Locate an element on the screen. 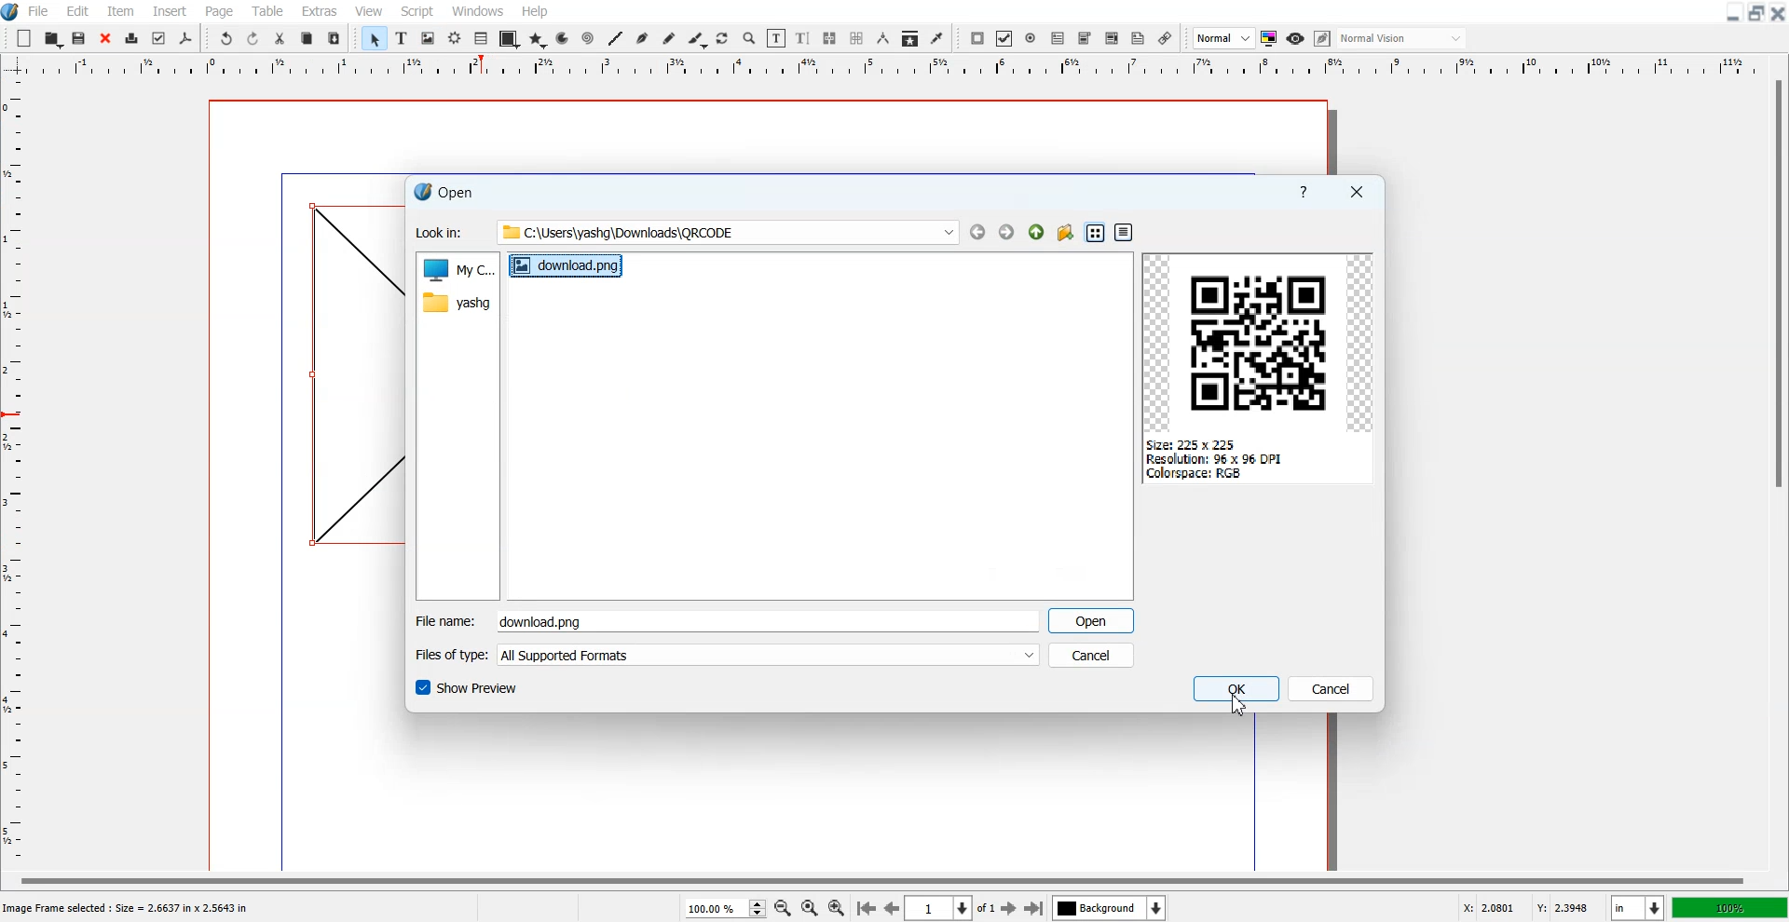  Arc is located at coordinates (564, 38).